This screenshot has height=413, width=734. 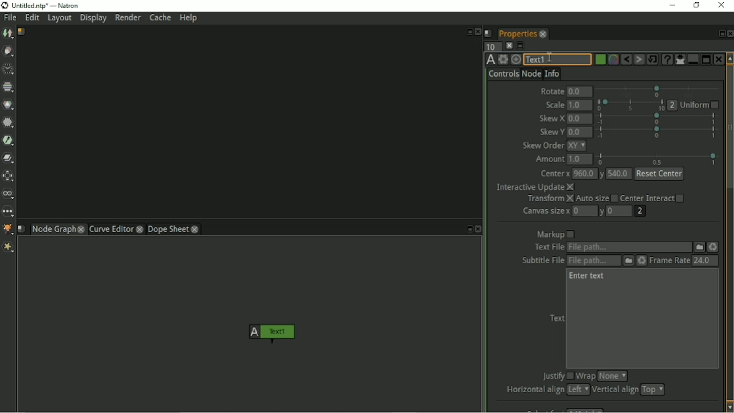 I want to click on Rotate, so click(x=551, y=89).